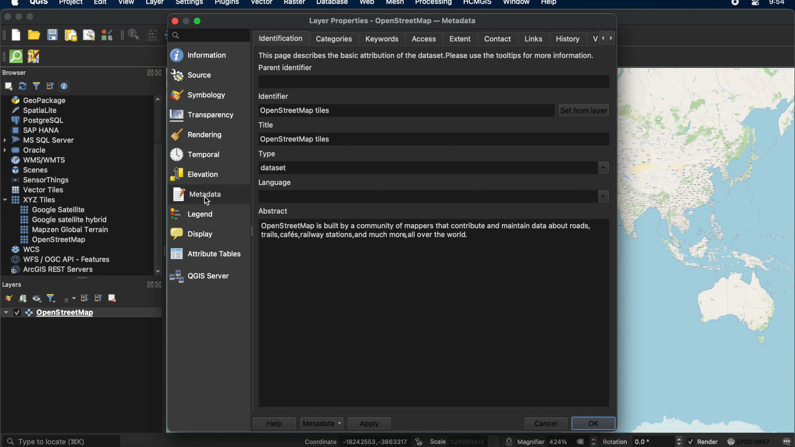 This screenshot has height=447, width=795. I want to click on refresh, so click(22, 86).